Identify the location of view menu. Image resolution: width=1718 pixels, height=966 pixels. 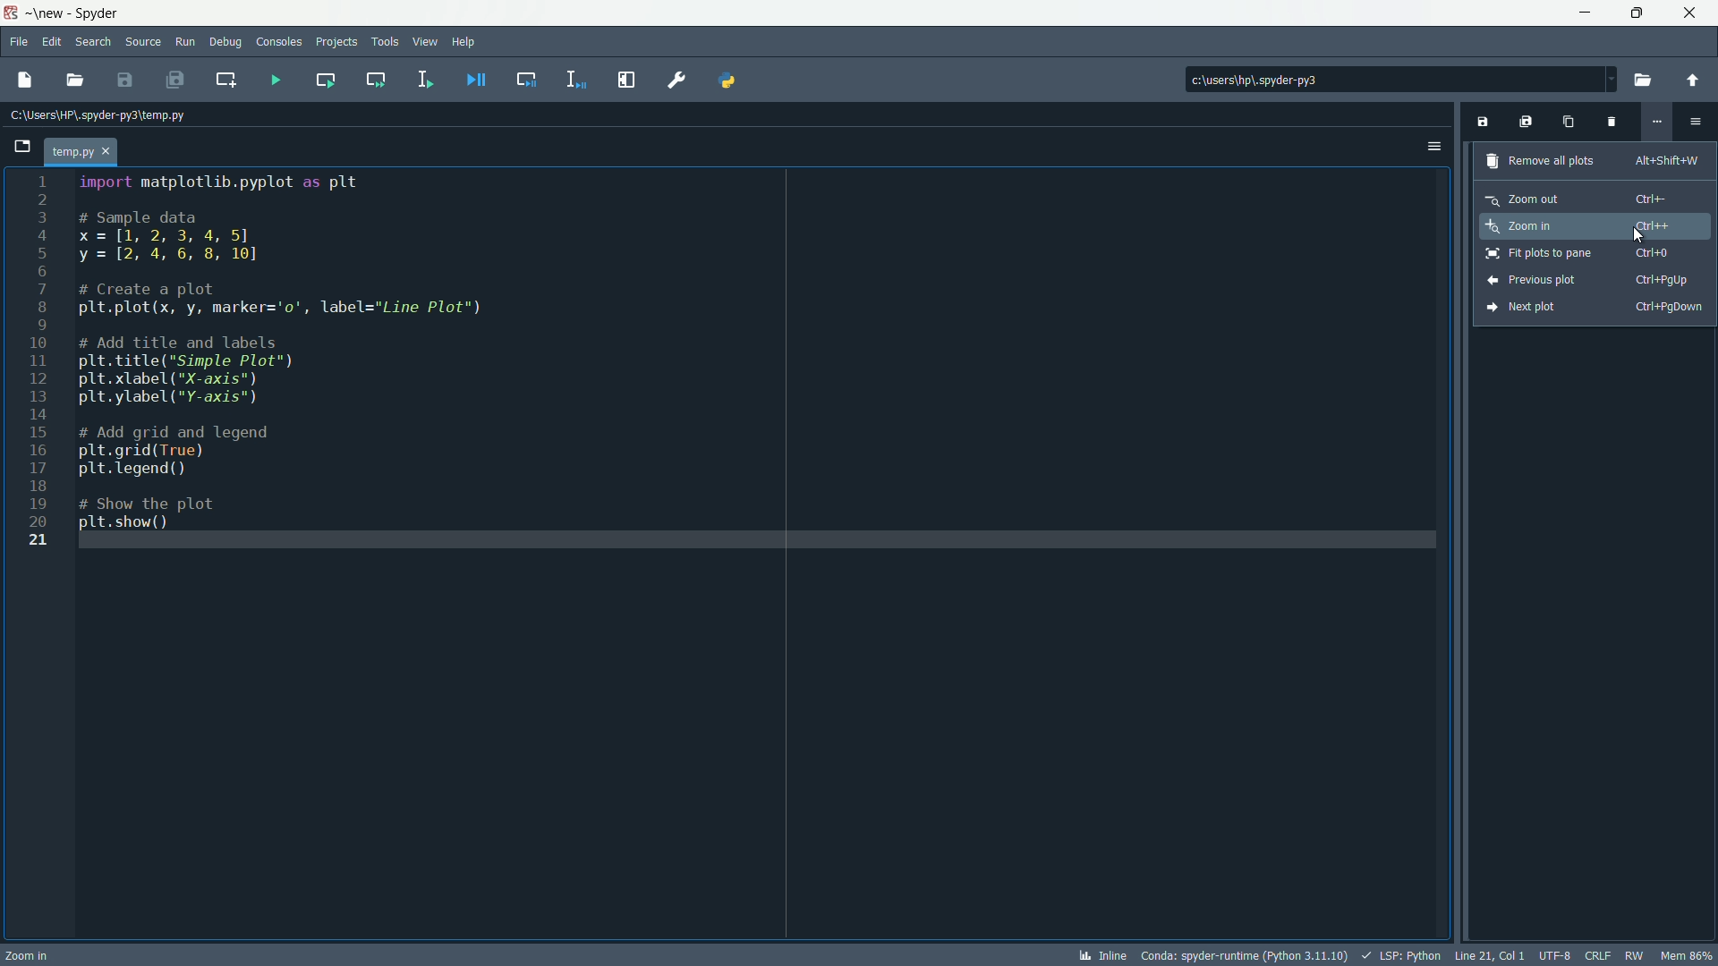
(424, 42).